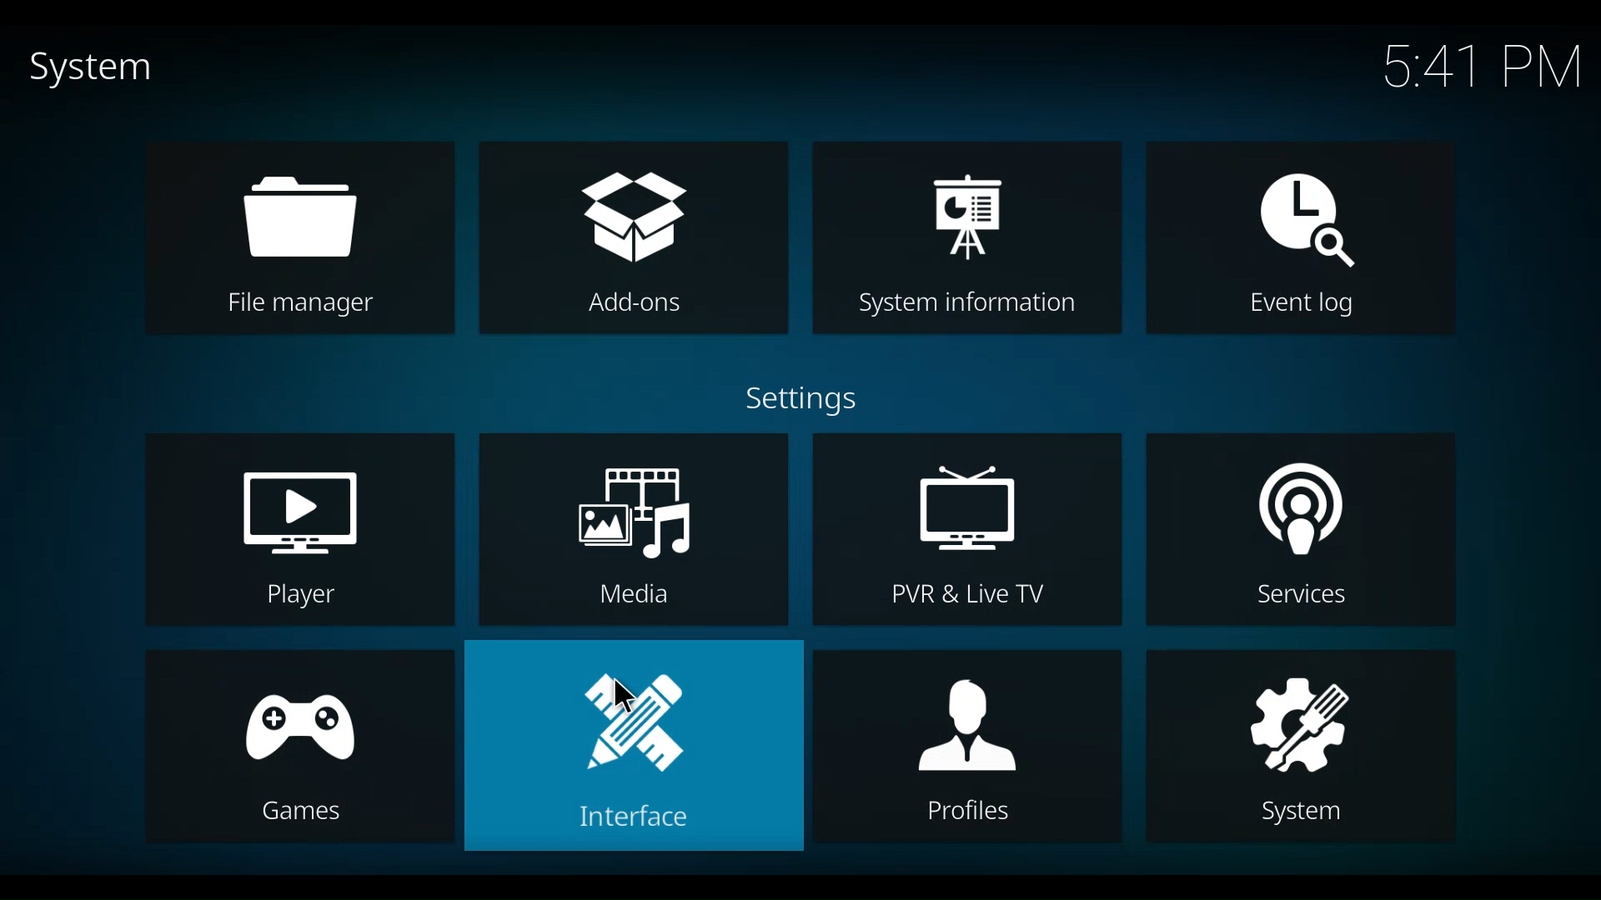 The height and width of the screenshot is (900, 1601). What do you see at coordinates (301, 237) in the screenshot?
I see `File manager` at bounding box center [301, 237].